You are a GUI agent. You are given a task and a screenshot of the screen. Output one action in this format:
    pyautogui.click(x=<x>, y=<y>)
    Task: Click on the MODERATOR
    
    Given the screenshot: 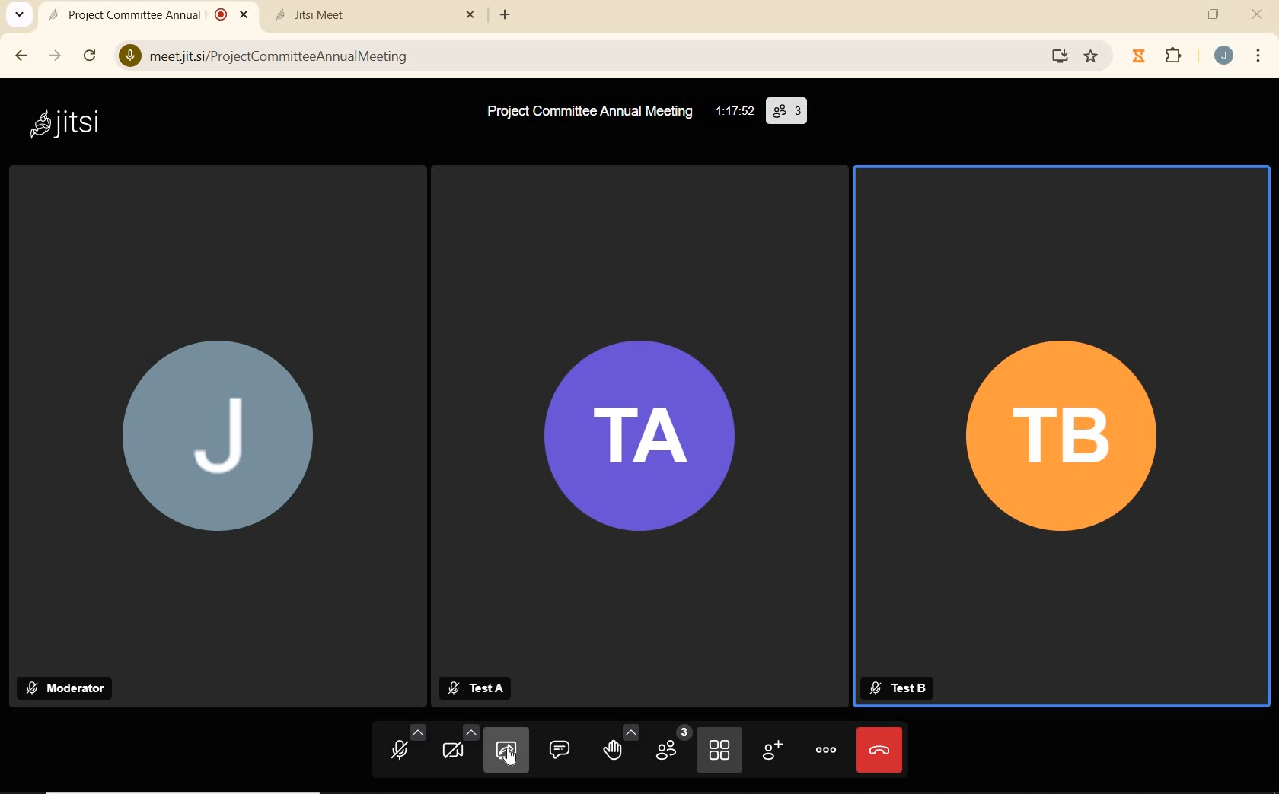 What is the action you would take?
    pyautogui.click(x=70, y=688)
    